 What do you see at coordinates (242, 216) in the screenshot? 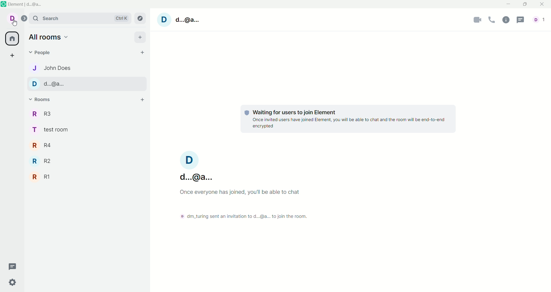
I see `© dm_turing sent an invitation to d...@a... to join the room.` at bounding box center [242, 216].